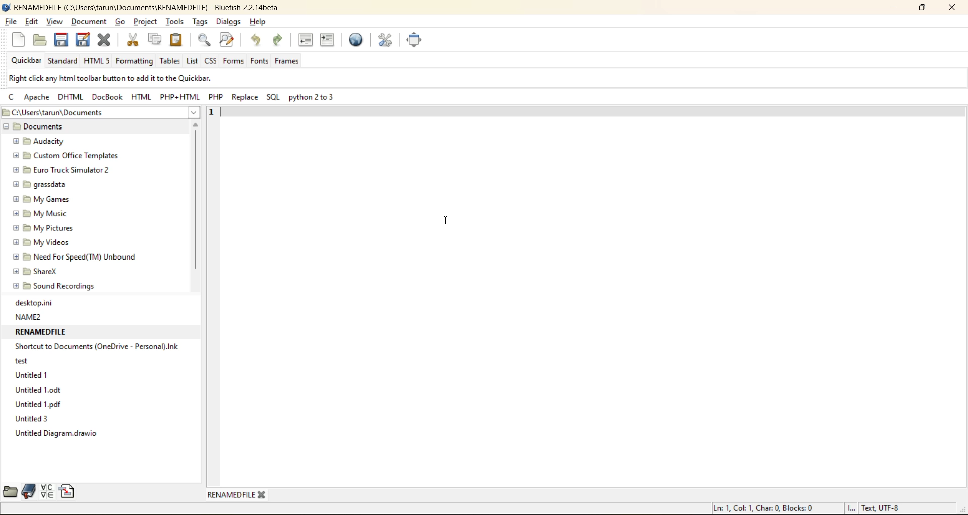  I want to click on My Games, so click(43, 198).